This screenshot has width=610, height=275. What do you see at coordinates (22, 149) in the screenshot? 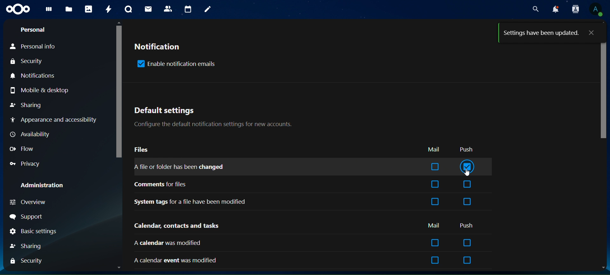
I see `flow` at bounding box center [22, 149].